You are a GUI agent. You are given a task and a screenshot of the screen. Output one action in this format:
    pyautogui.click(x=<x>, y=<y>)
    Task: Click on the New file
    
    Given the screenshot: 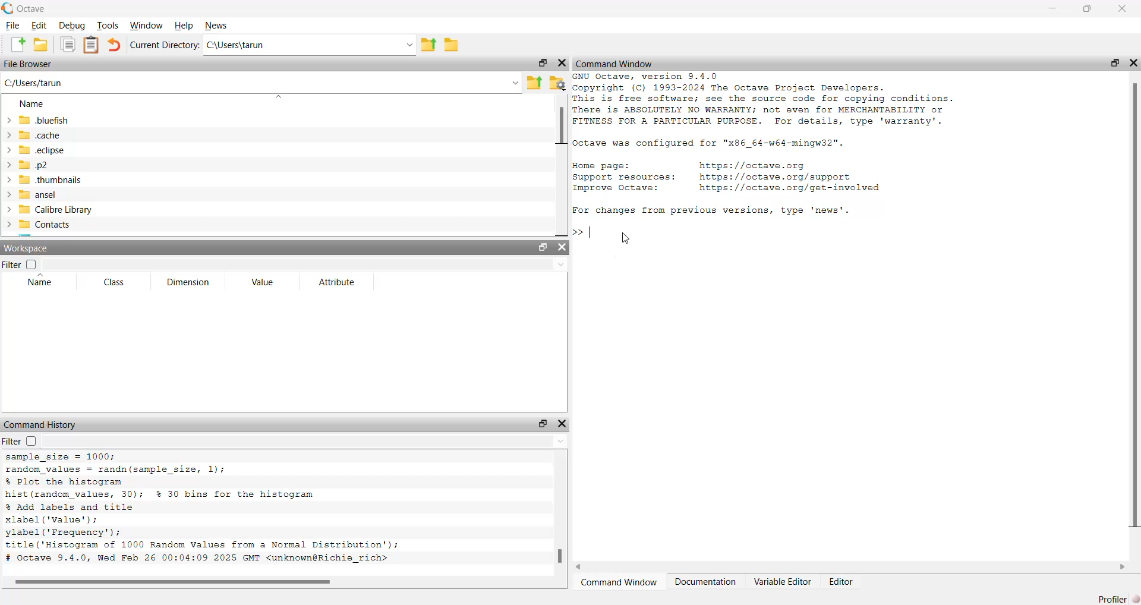 What is the action you would take?
    pyautogui.click(x=17, y=44)
    